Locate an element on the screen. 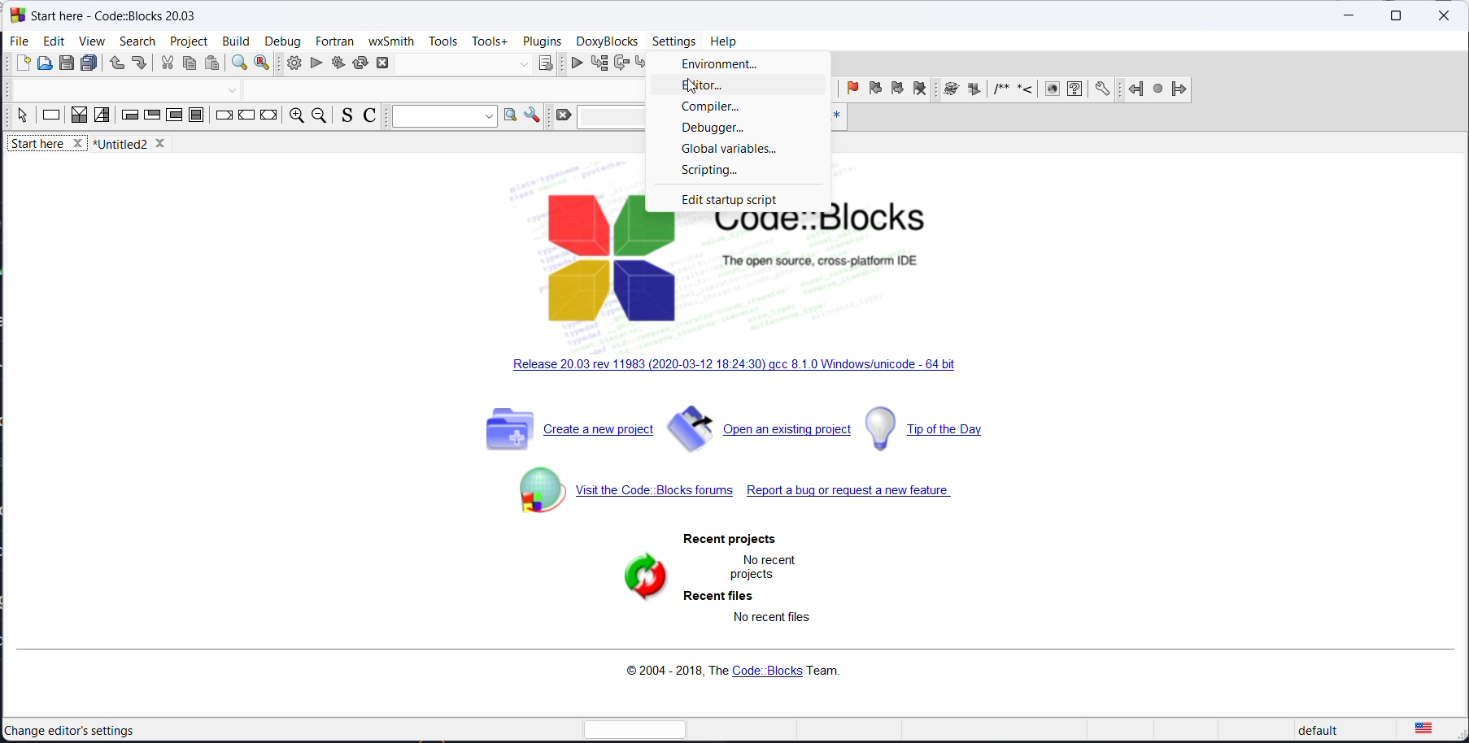  add bookmark is located at coordinates (850, 90).